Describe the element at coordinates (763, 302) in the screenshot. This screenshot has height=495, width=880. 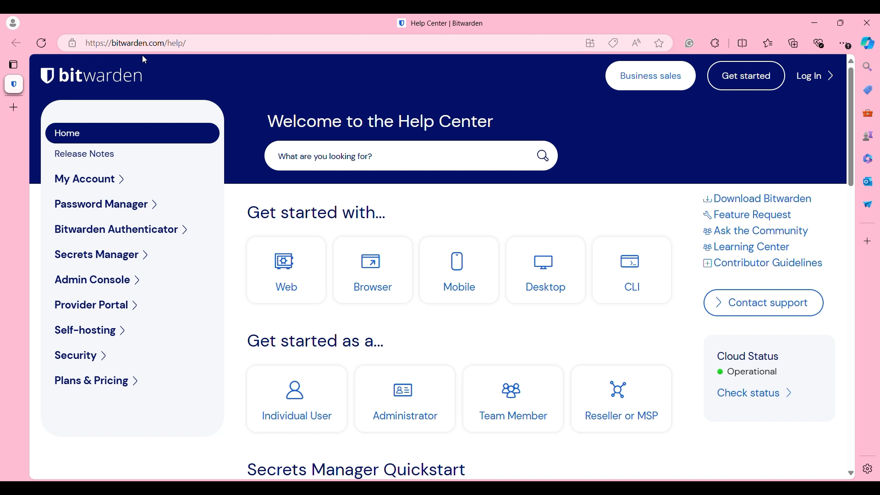
I see `Contact support` at that location.